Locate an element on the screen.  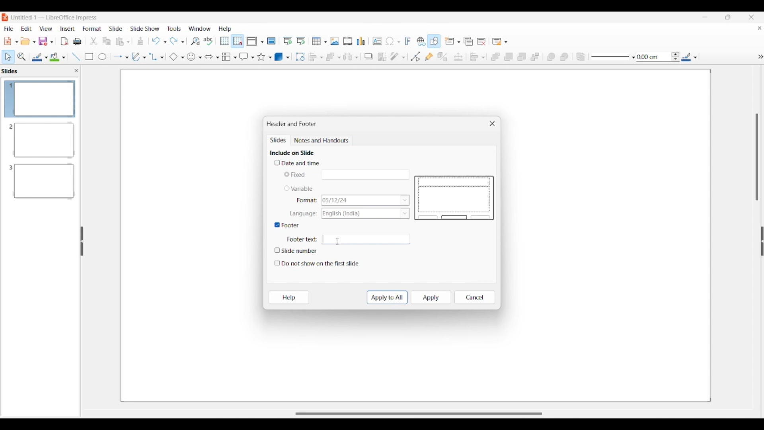
Help is located at coordinates (289, 297).